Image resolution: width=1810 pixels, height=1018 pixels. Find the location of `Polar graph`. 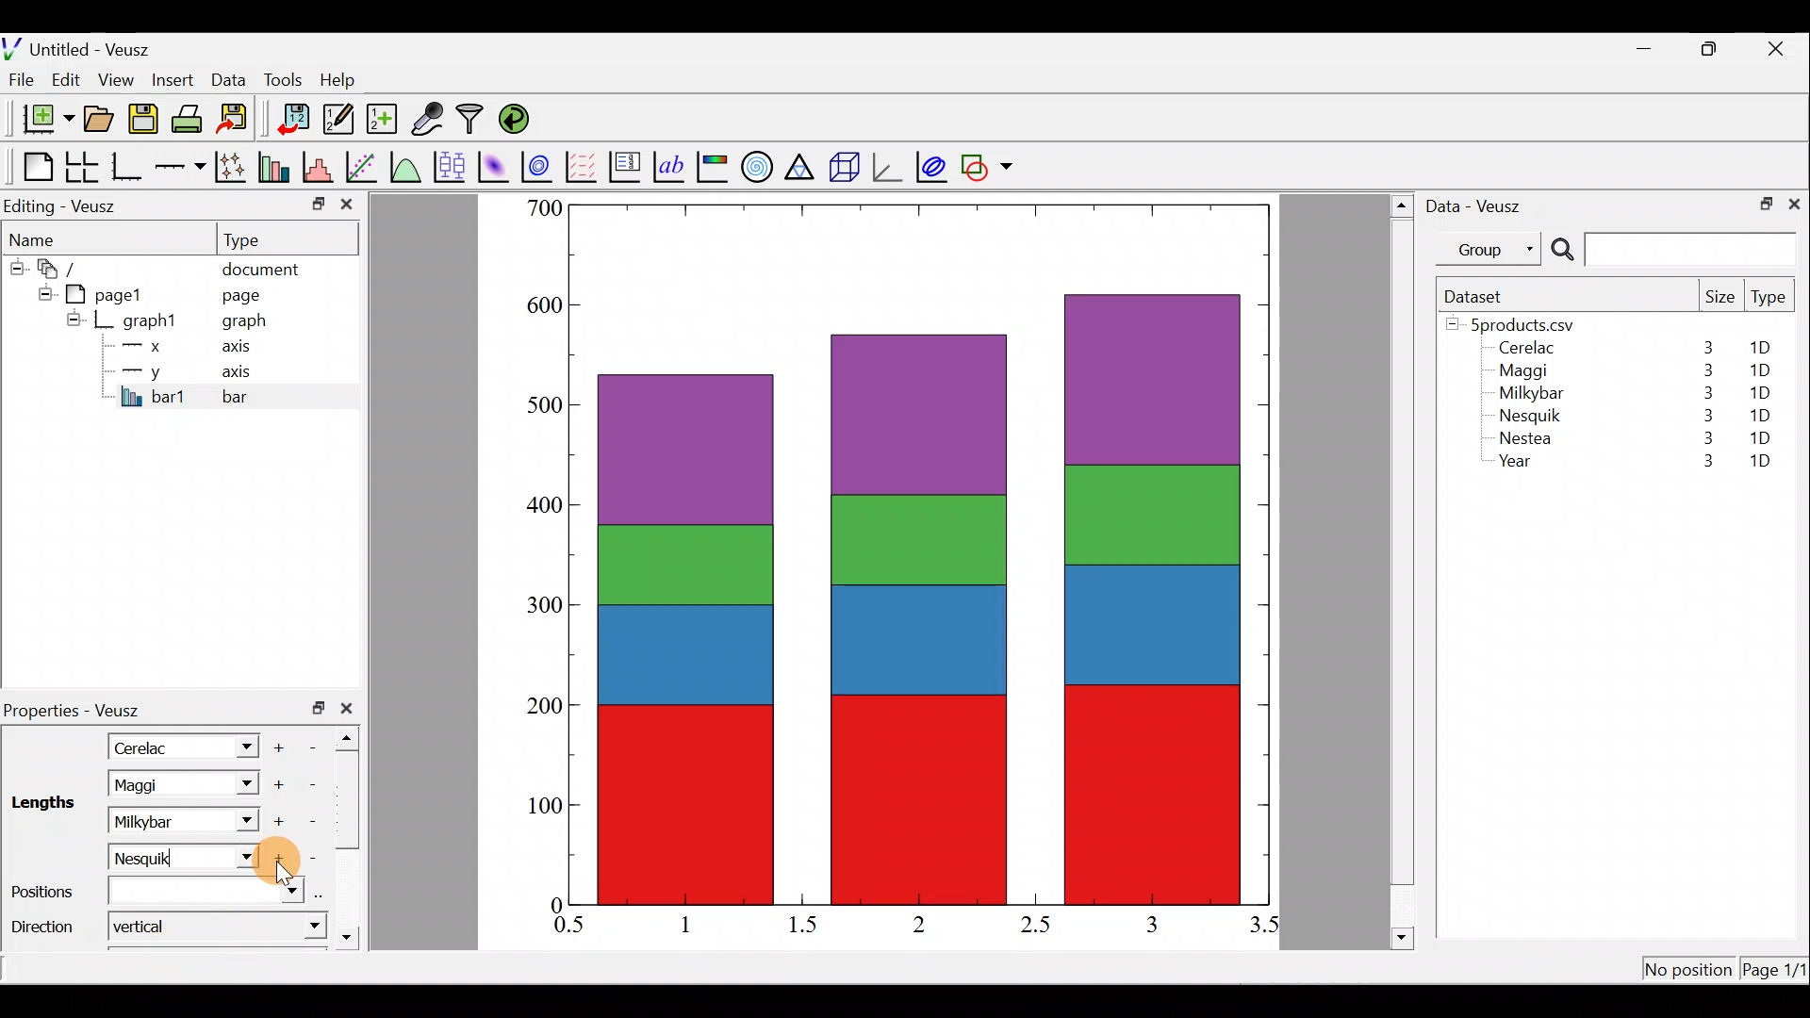

Polar graph is located at coordinates (753, 164).